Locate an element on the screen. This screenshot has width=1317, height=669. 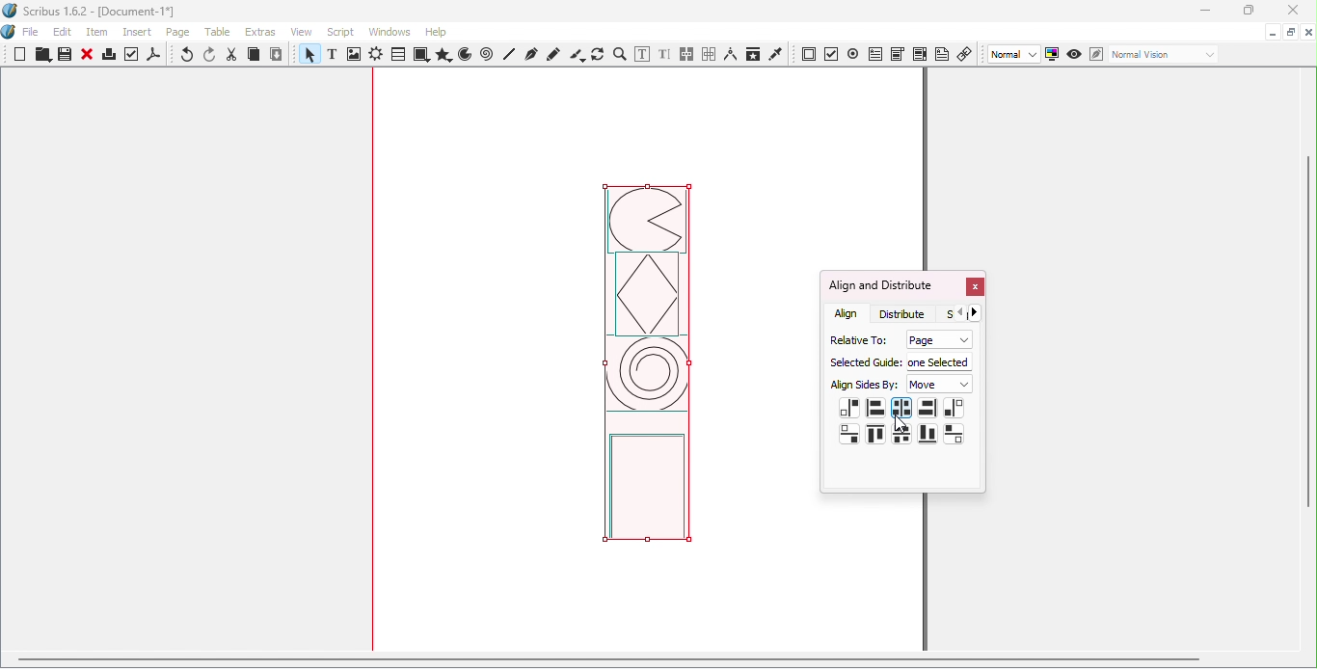
Render frame is located at coordinates (376, 56).